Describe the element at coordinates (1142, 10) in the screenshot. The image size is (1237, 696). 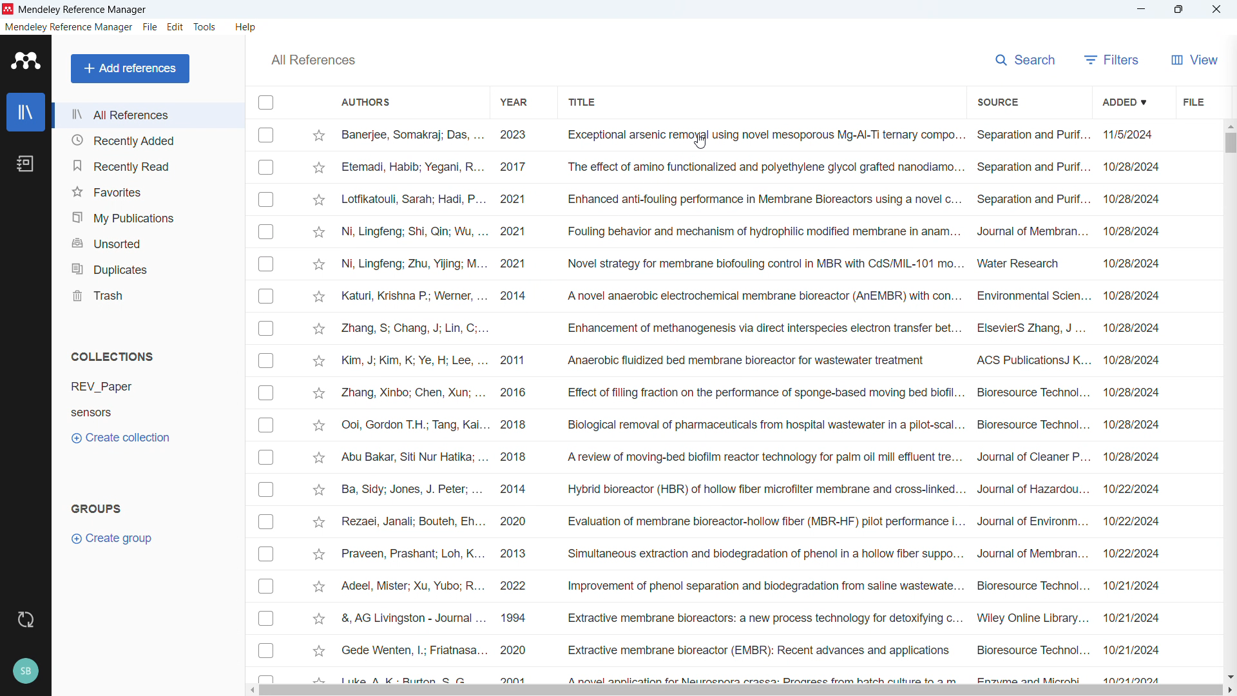
I see `minimize` at that location.